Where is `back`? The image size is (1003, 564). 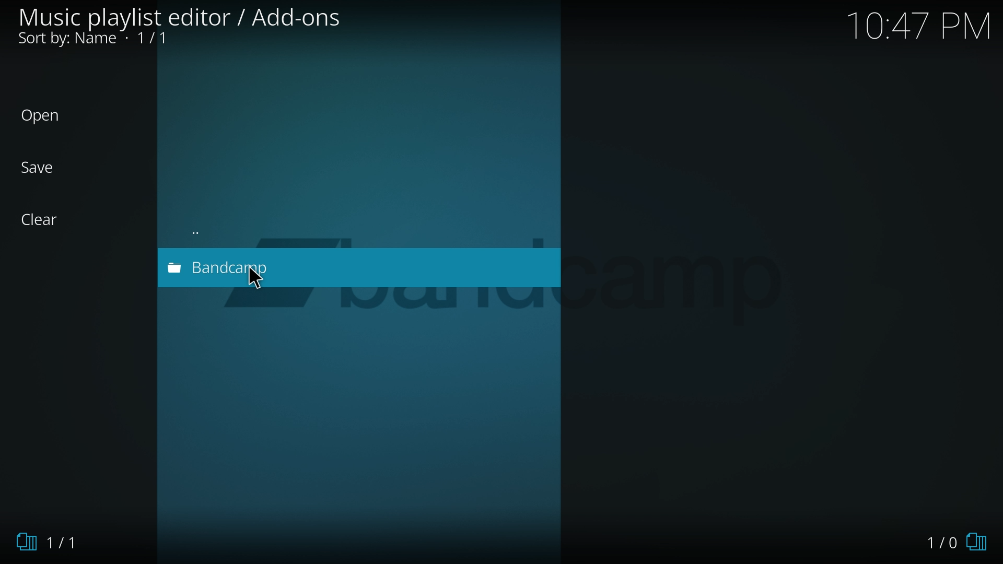 back is located at coordinates (236, 228).